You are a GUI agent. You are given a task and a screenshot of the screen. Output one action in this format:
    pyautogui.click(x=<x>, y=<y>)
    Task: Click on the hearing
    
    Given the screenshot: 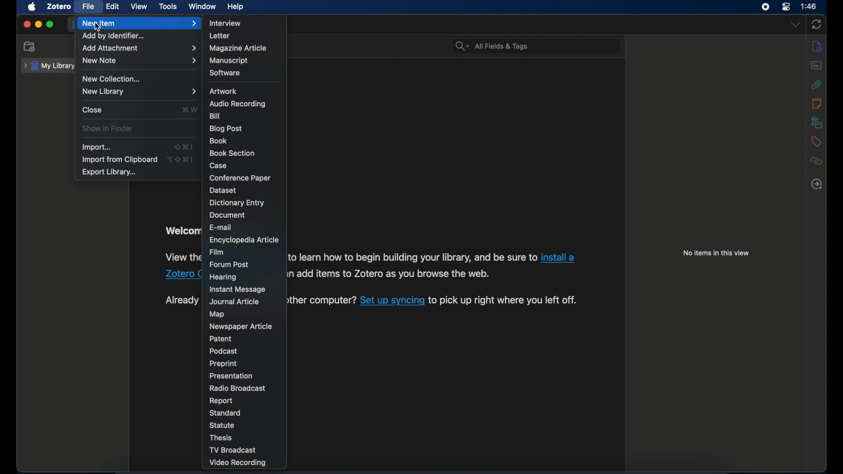 What is the action you would take?
    pyautogui.click(x=223, y=277)
    